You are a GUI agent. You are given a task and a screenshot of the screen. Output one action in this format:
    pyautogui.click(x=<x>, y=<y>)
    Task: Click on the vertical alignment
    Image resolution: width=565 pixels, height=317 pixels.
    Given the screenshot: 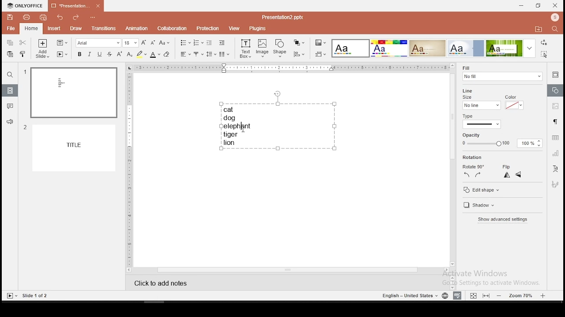 What is the action you would take?
    pyautogui.click(x=198, y=54)
    